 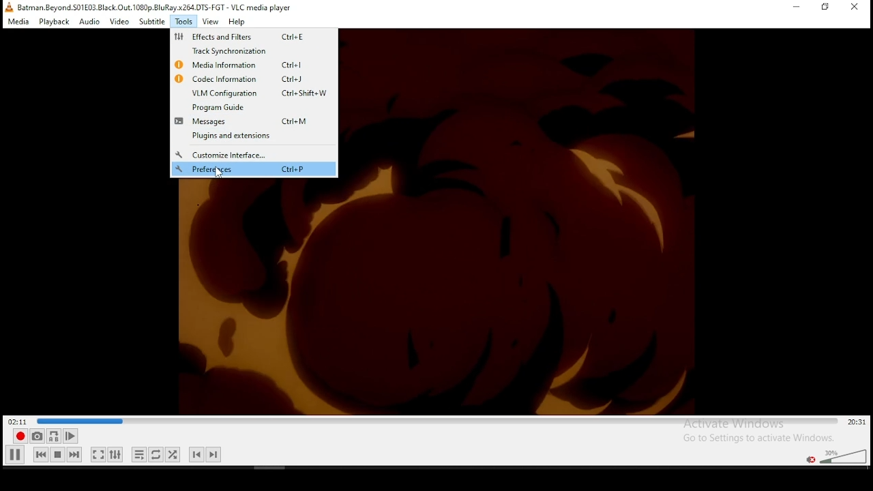 What do you see at coordinates (254, 169) in the screenshot?
I see `preferences` at bounding box center [254, 169].